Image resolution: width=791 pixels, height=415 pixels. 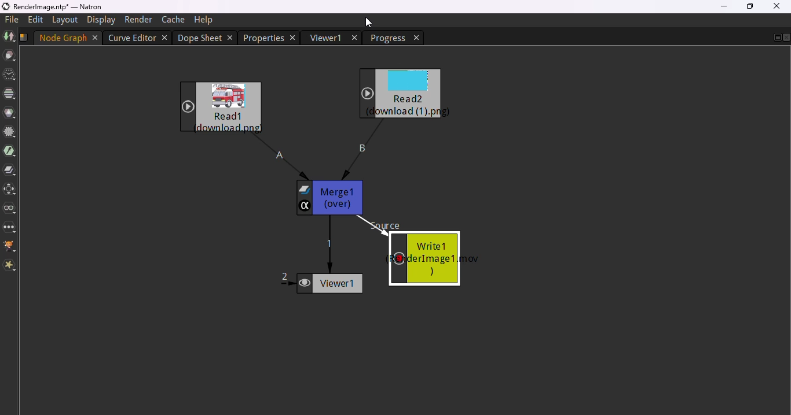 What do you see at coordinates (64, 20) in the screenshot?
I see `layout` at bounding box center [64, 20].